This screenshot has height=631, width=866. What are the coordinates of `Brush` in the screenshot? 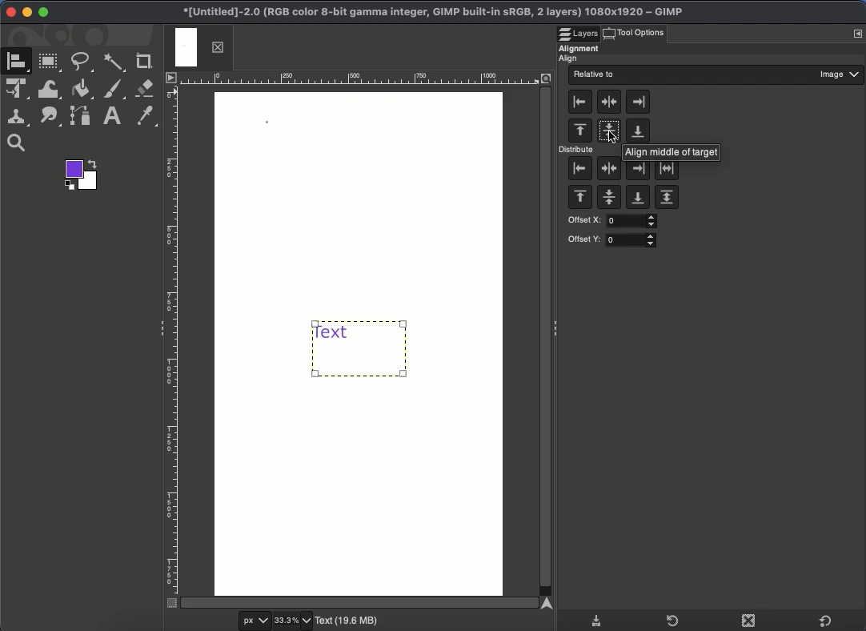 It's located at (114, 90).